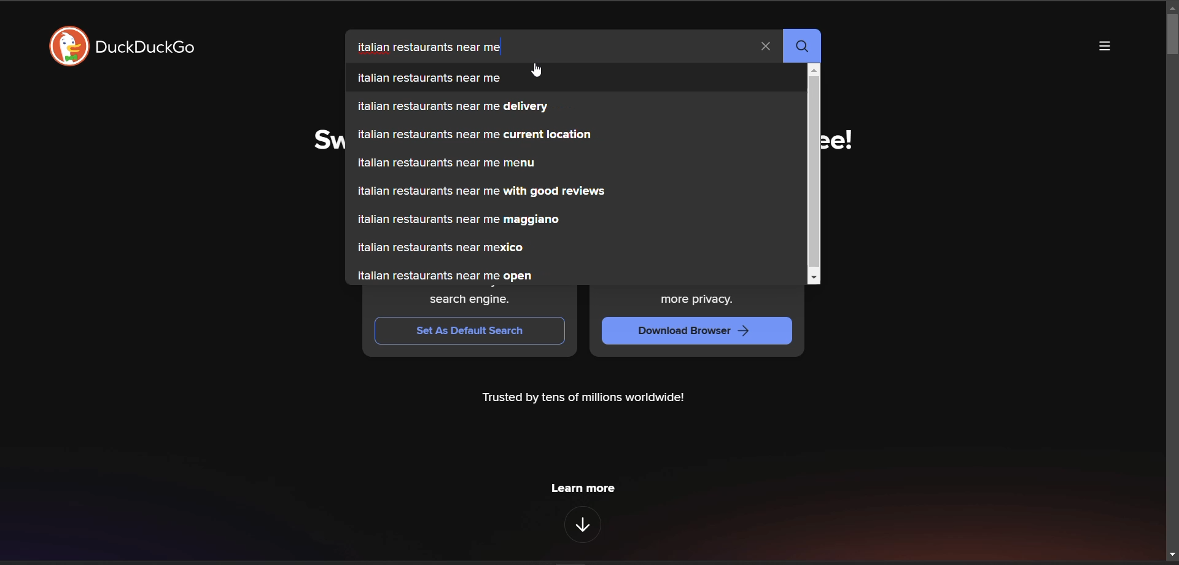 The image size is (1179, 565). Describe the element at coordinates (577, 107) in the screenshot. I see `italian restaurants near me delivery` at that location.